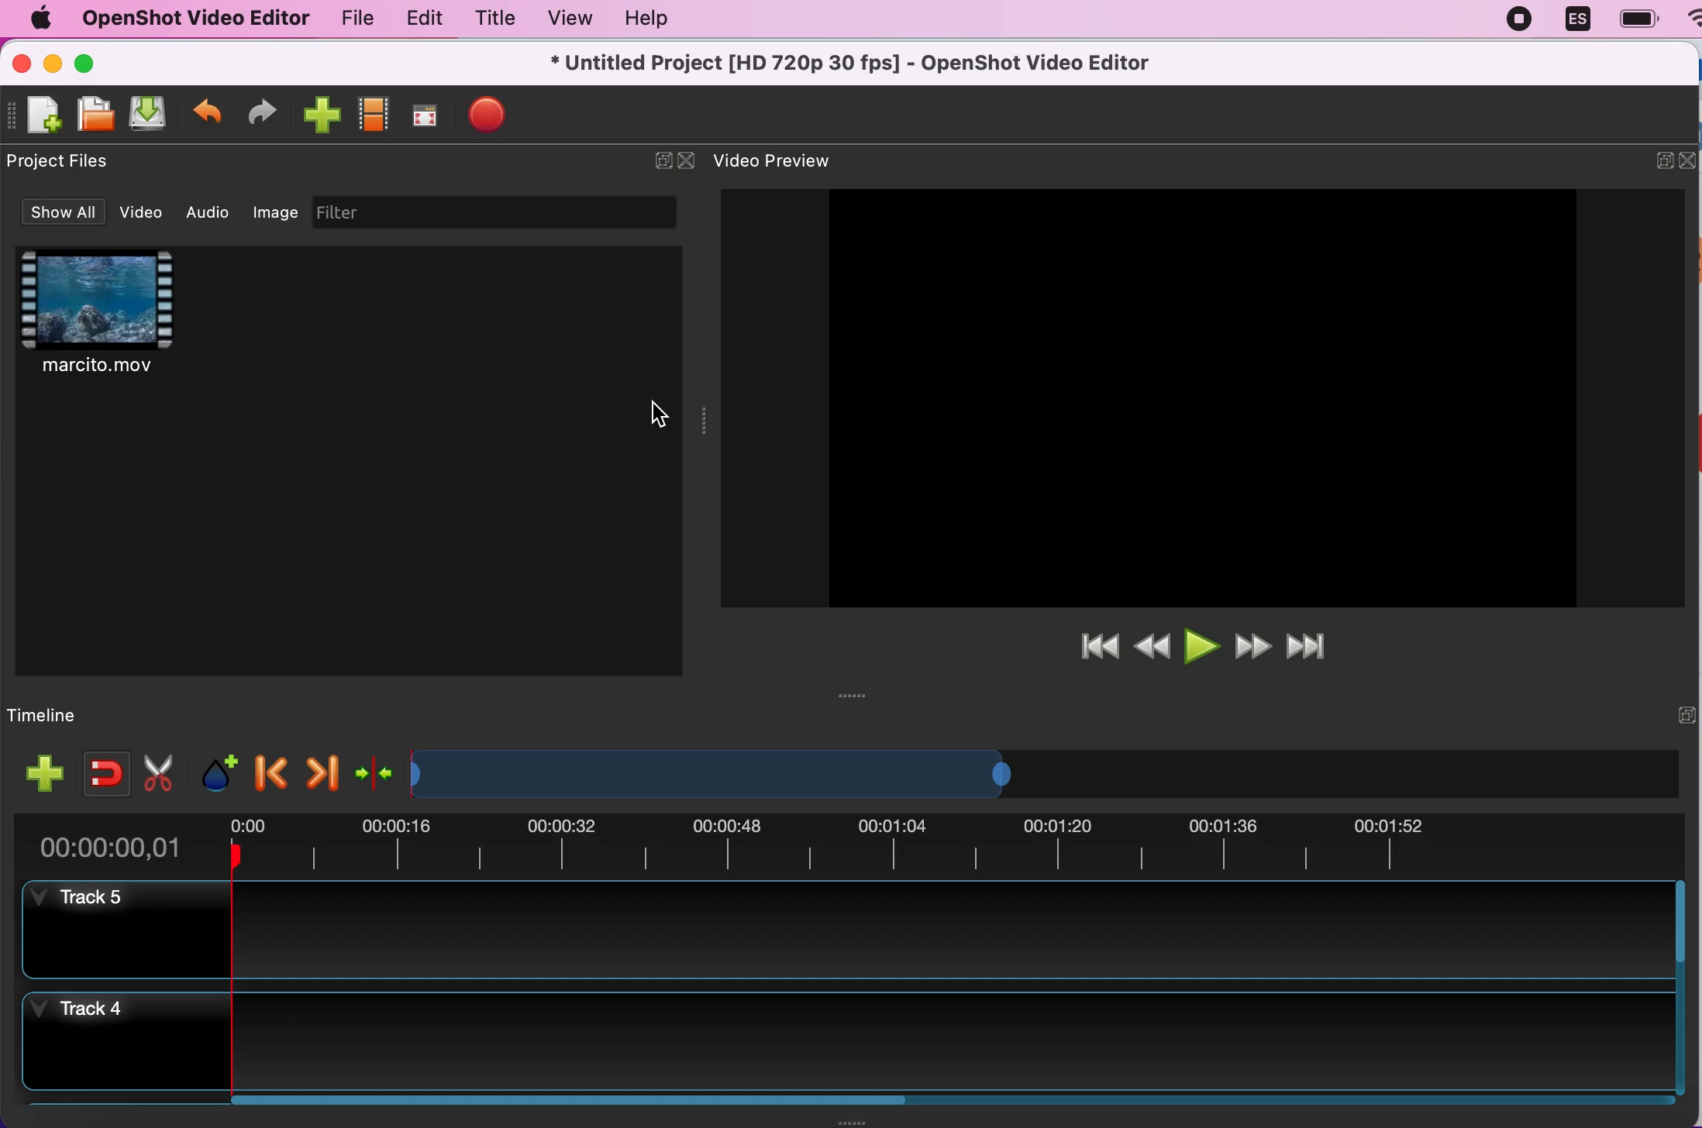 The width and height of the screenshot is (1702, 1128). What do you see at coordinates (498, 209) in the screenshot?
I see `filter` at bounding box center [498, 209].